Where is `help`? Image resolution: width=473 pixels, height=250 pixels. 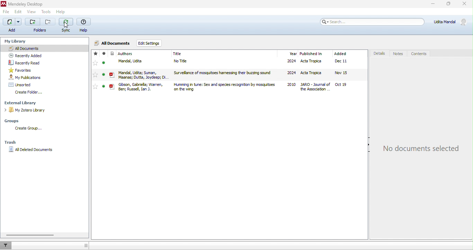 help is located at coordinates (61, 12).